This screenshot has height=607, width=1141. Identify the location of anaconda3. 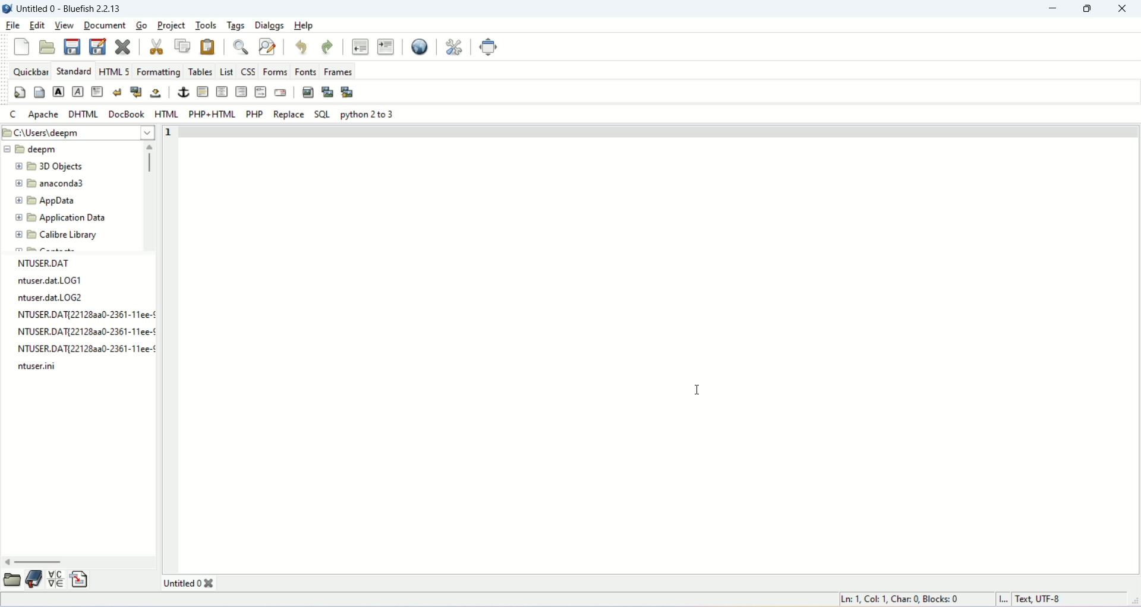
(67, 184).